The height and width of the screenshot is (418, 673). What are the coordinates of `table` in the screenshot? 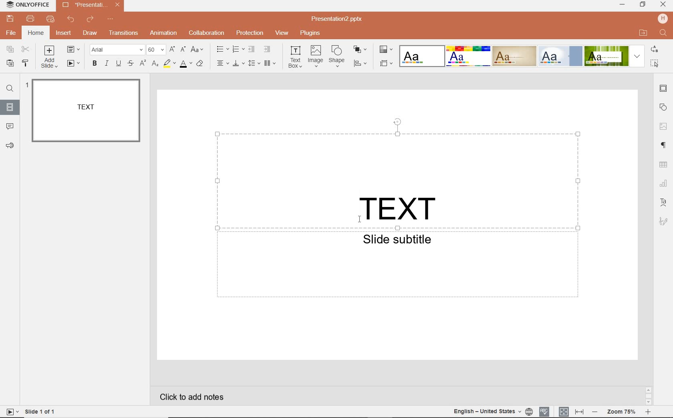 It's located at (664, 165).